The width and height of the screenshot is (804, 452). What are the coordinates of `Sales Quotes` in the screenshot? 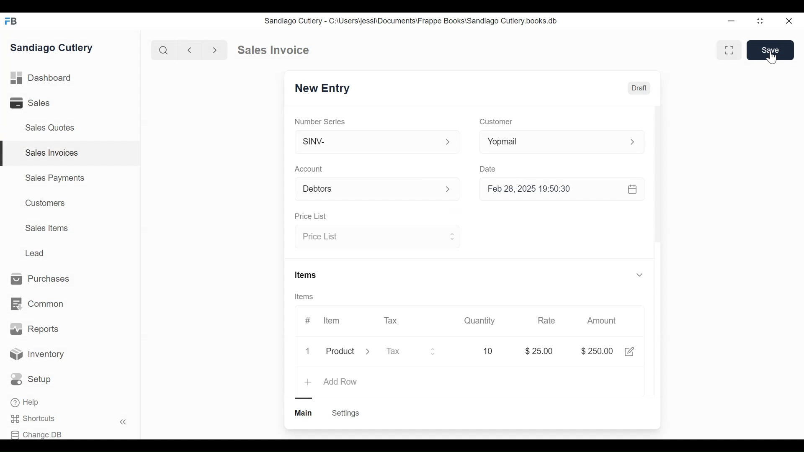 It's located at (53, 128).